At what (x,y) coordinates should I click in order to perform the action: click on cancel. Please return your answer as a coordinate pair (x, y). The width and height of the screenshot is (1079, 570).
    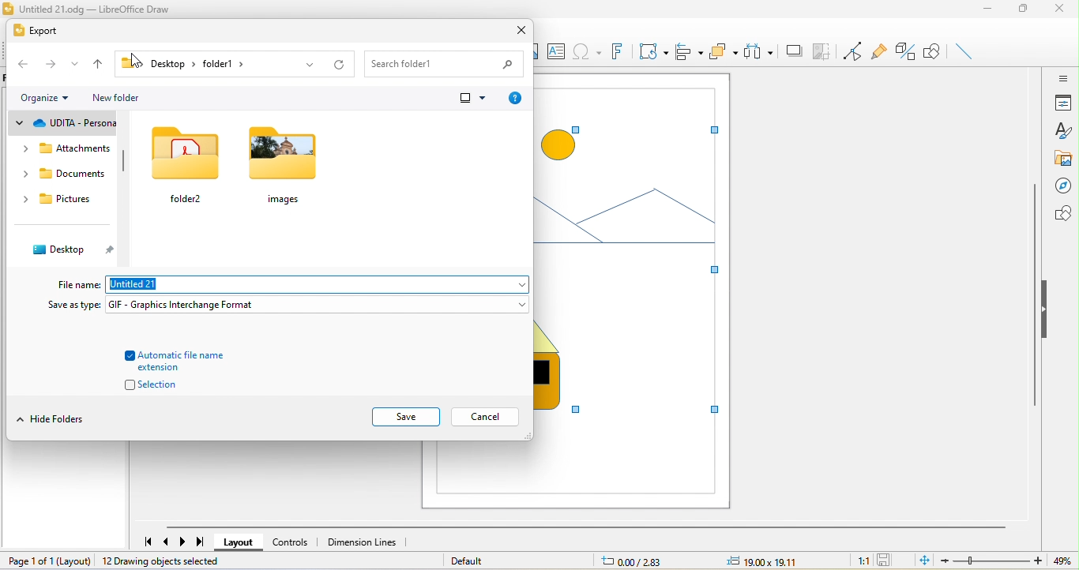
    Looking at the image, I should click on (486, 418).